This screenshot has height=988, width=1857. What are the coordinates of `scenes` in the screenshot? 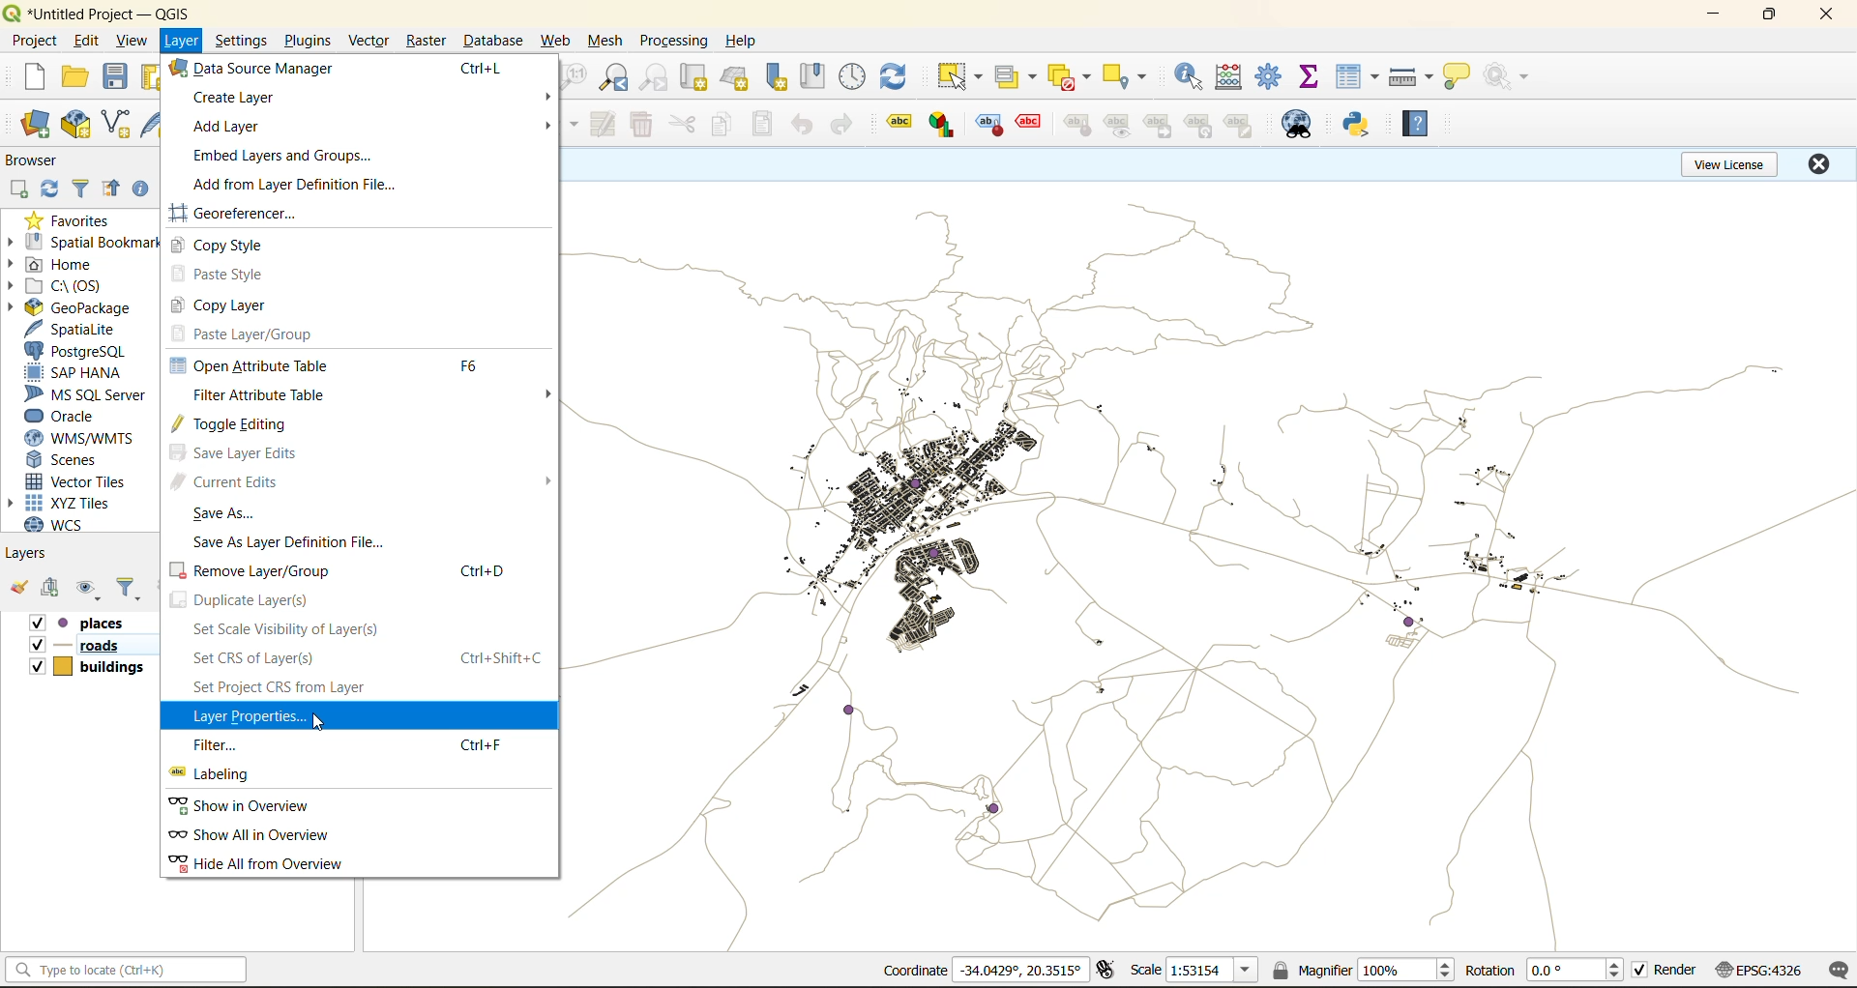 It's located at (79, 459).